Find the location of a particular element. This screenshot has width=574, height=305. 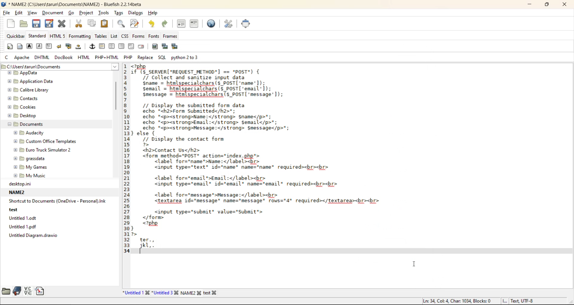

preview in browser is located at coordinates (213, 23).